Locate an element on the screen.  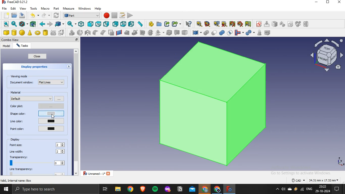
axes icons is located at coordinates (340, 161).